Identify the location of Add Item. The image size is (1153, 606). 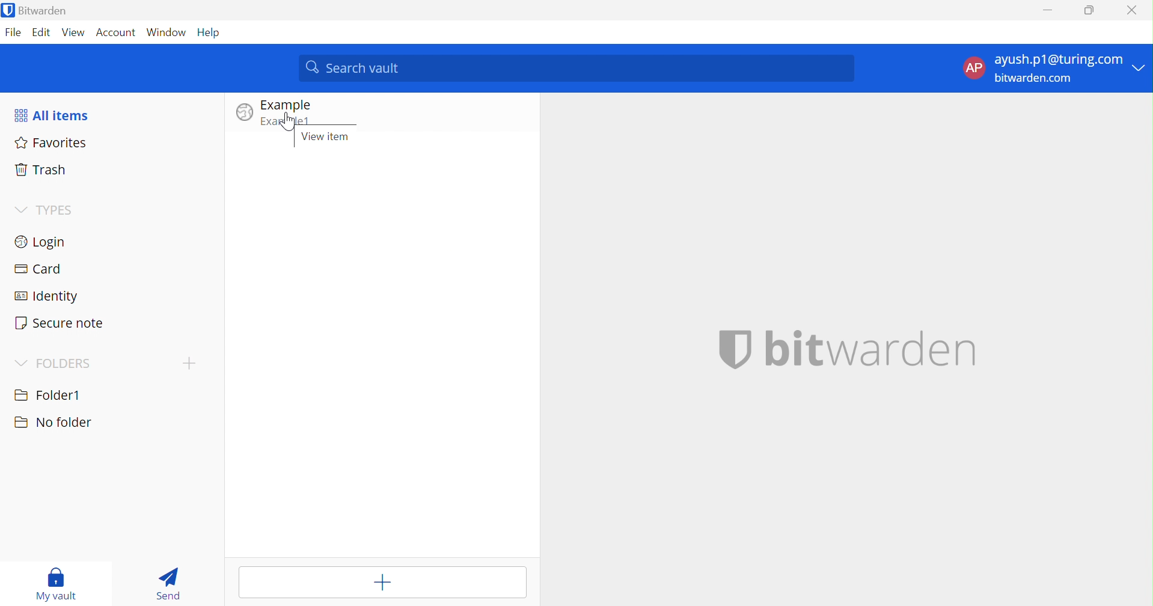
(384, 582).